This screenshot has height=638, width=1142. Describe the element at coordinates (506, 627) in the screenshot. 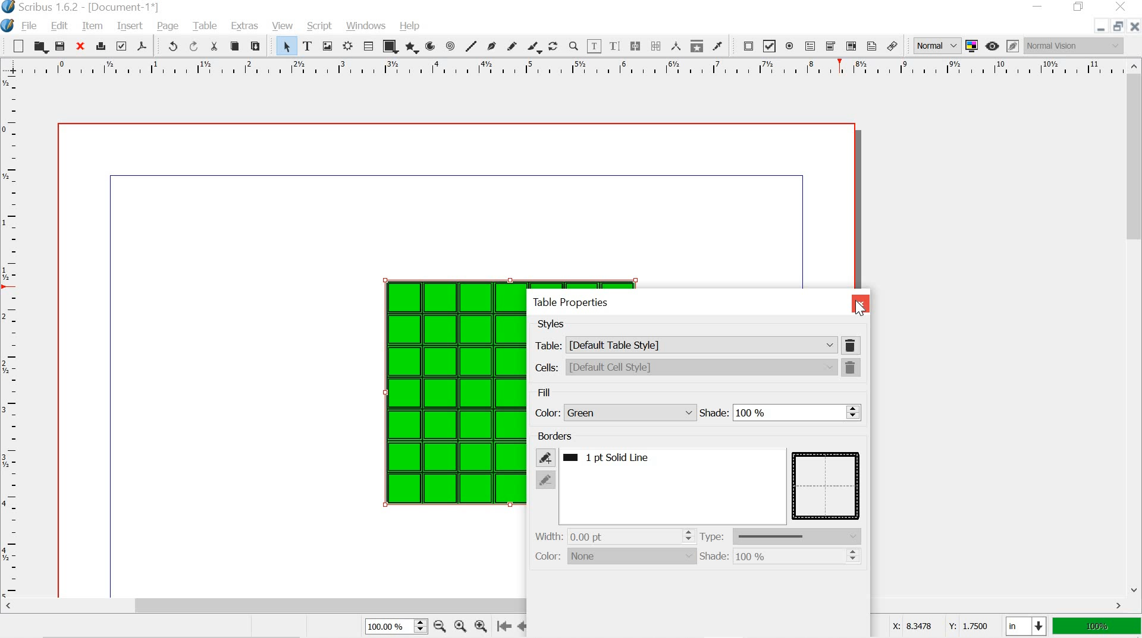

I see `go to the first page` at that location.